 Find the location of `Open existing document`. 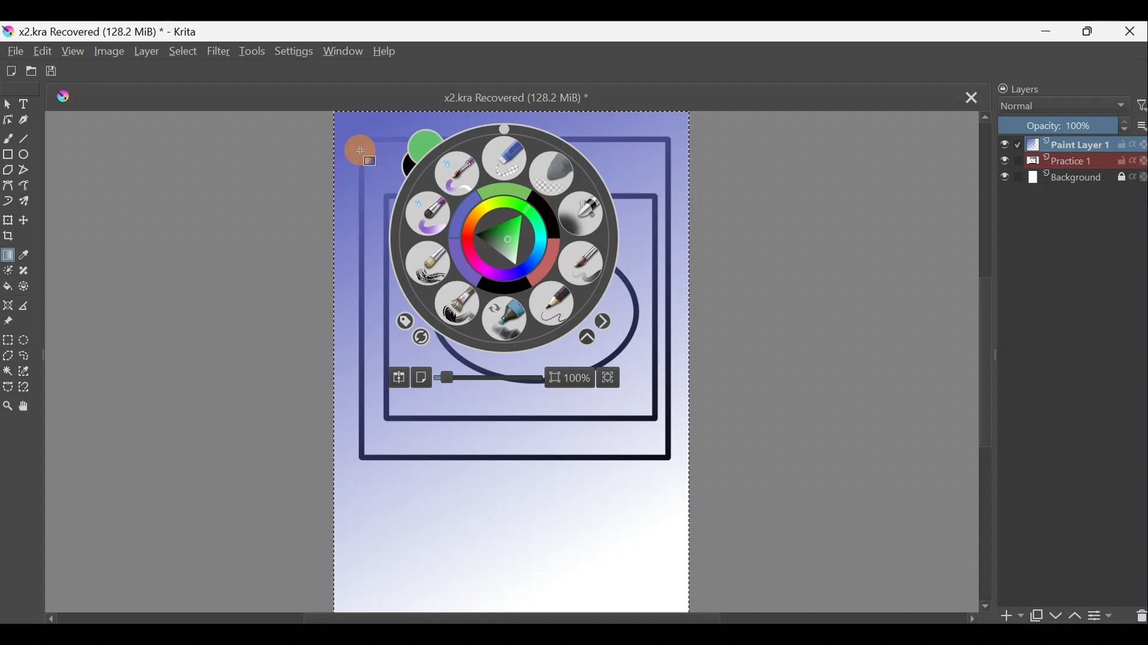

Open existing document is located at coordinates (26, 72).